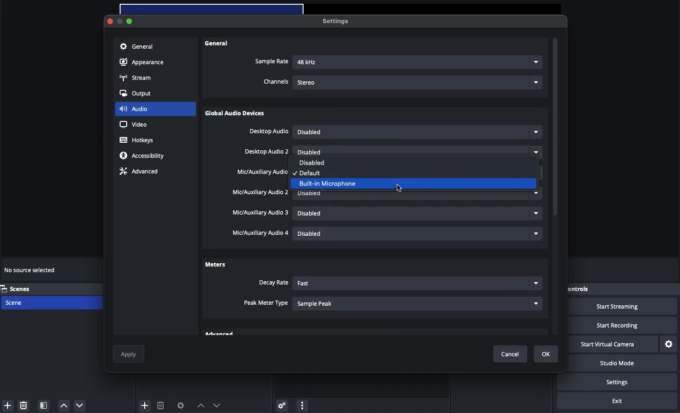 Image resolution: width=680 pixels, height=413 pixels. I want to click on Button, so click(121, 22).